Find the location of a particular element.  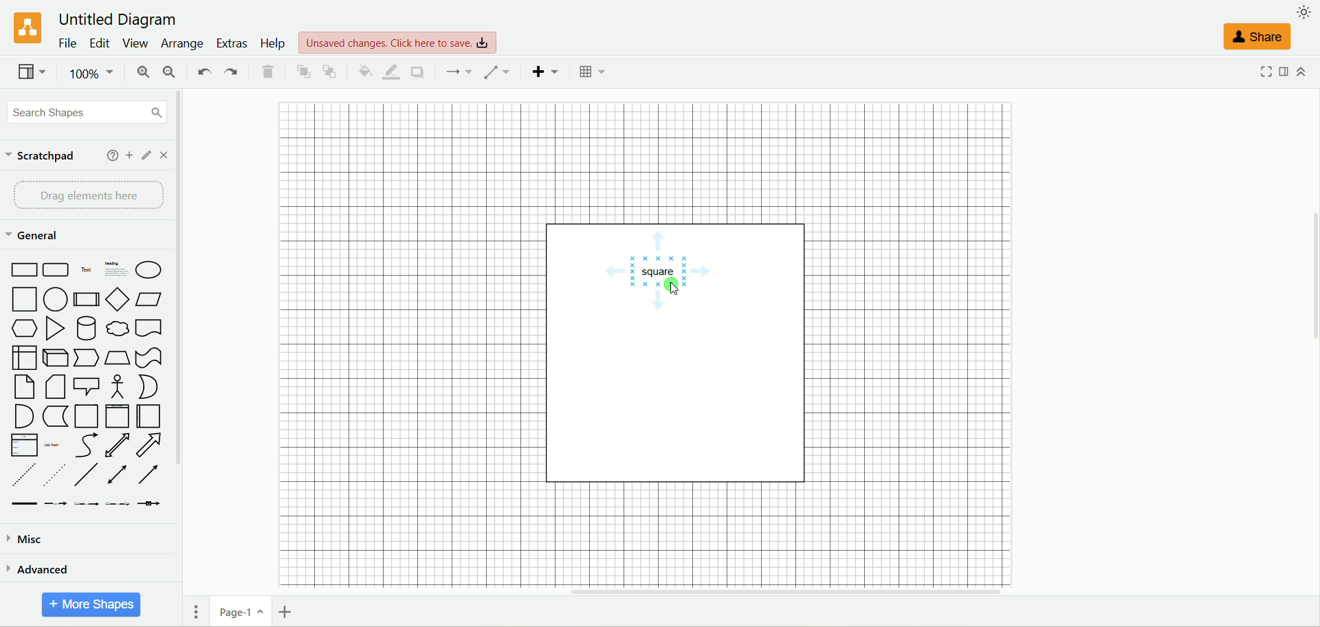

connection is located at coordinates (461, 74).